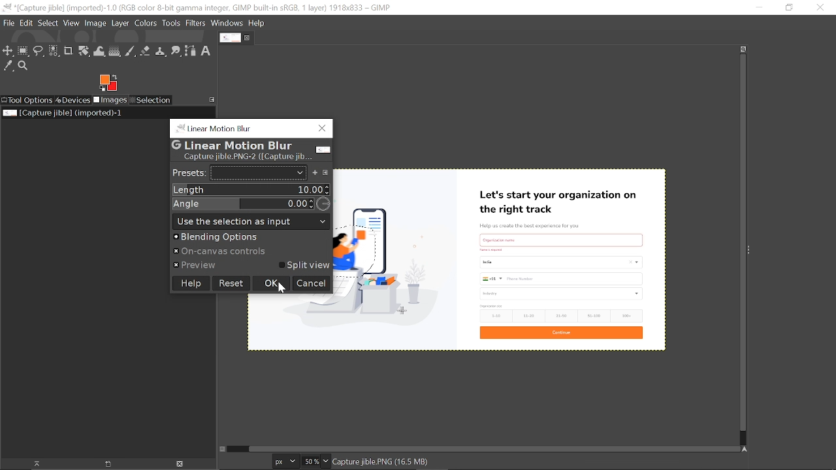 The width and height of the screenshot is (836, 470). I want to click on Eraser tool, so click(145, 51).